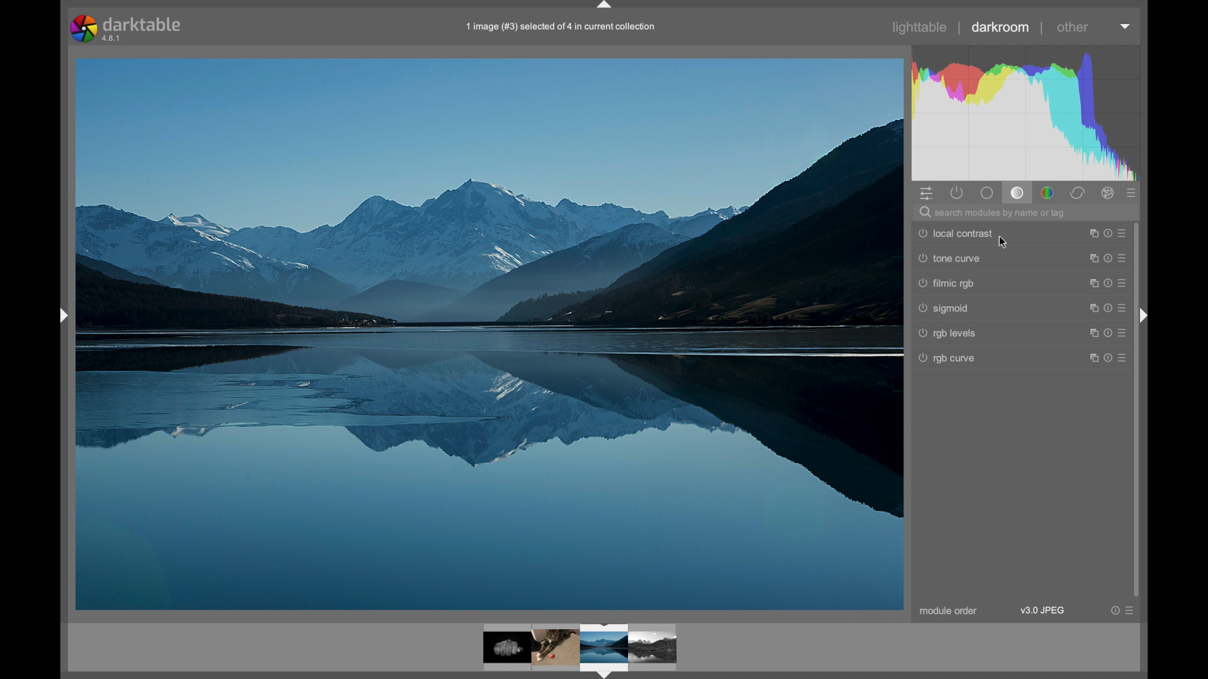 The image size is (1208, 679). What do you see at coordinates (61, 317) in the screenshot?
I see `drag handle` at bounding box center [61, 317].